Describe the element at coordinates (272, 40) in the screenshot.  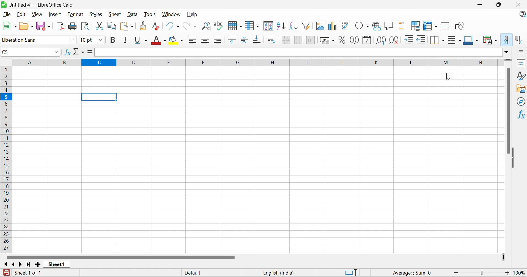
I see `Wrap text` at that location.